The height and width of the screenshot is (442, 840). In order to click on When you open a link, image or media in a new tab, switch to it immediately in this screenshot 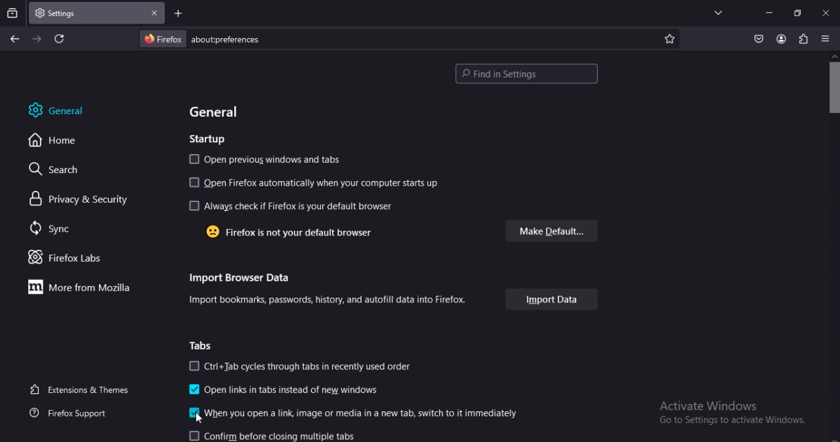, I will do `click(349, 412)`.